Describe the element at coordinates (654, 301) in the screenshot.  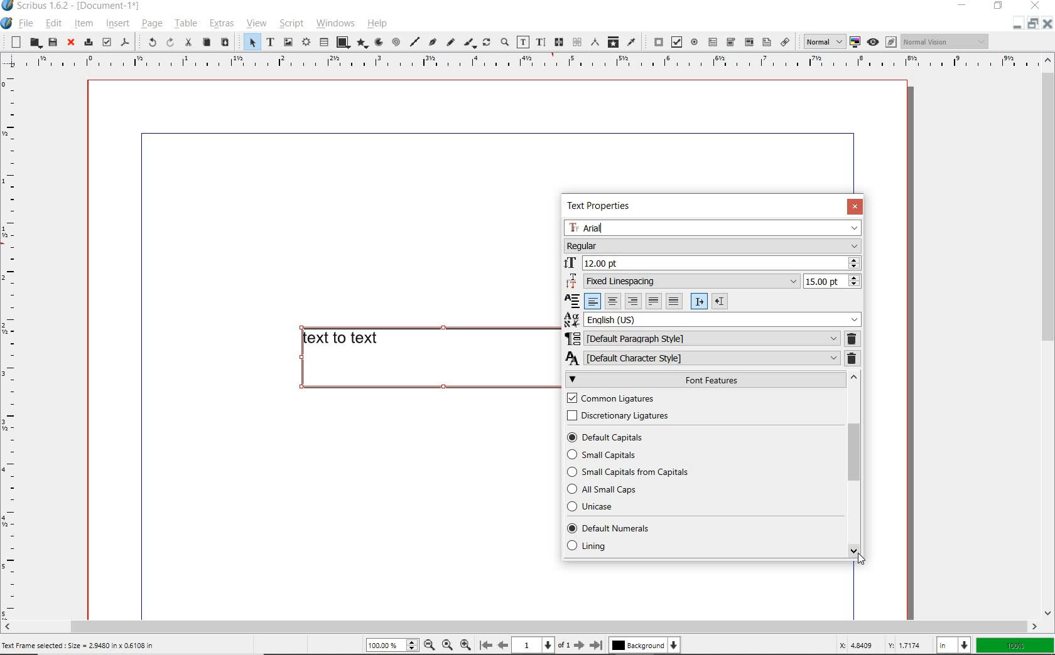
I see `Text justified` at that location.